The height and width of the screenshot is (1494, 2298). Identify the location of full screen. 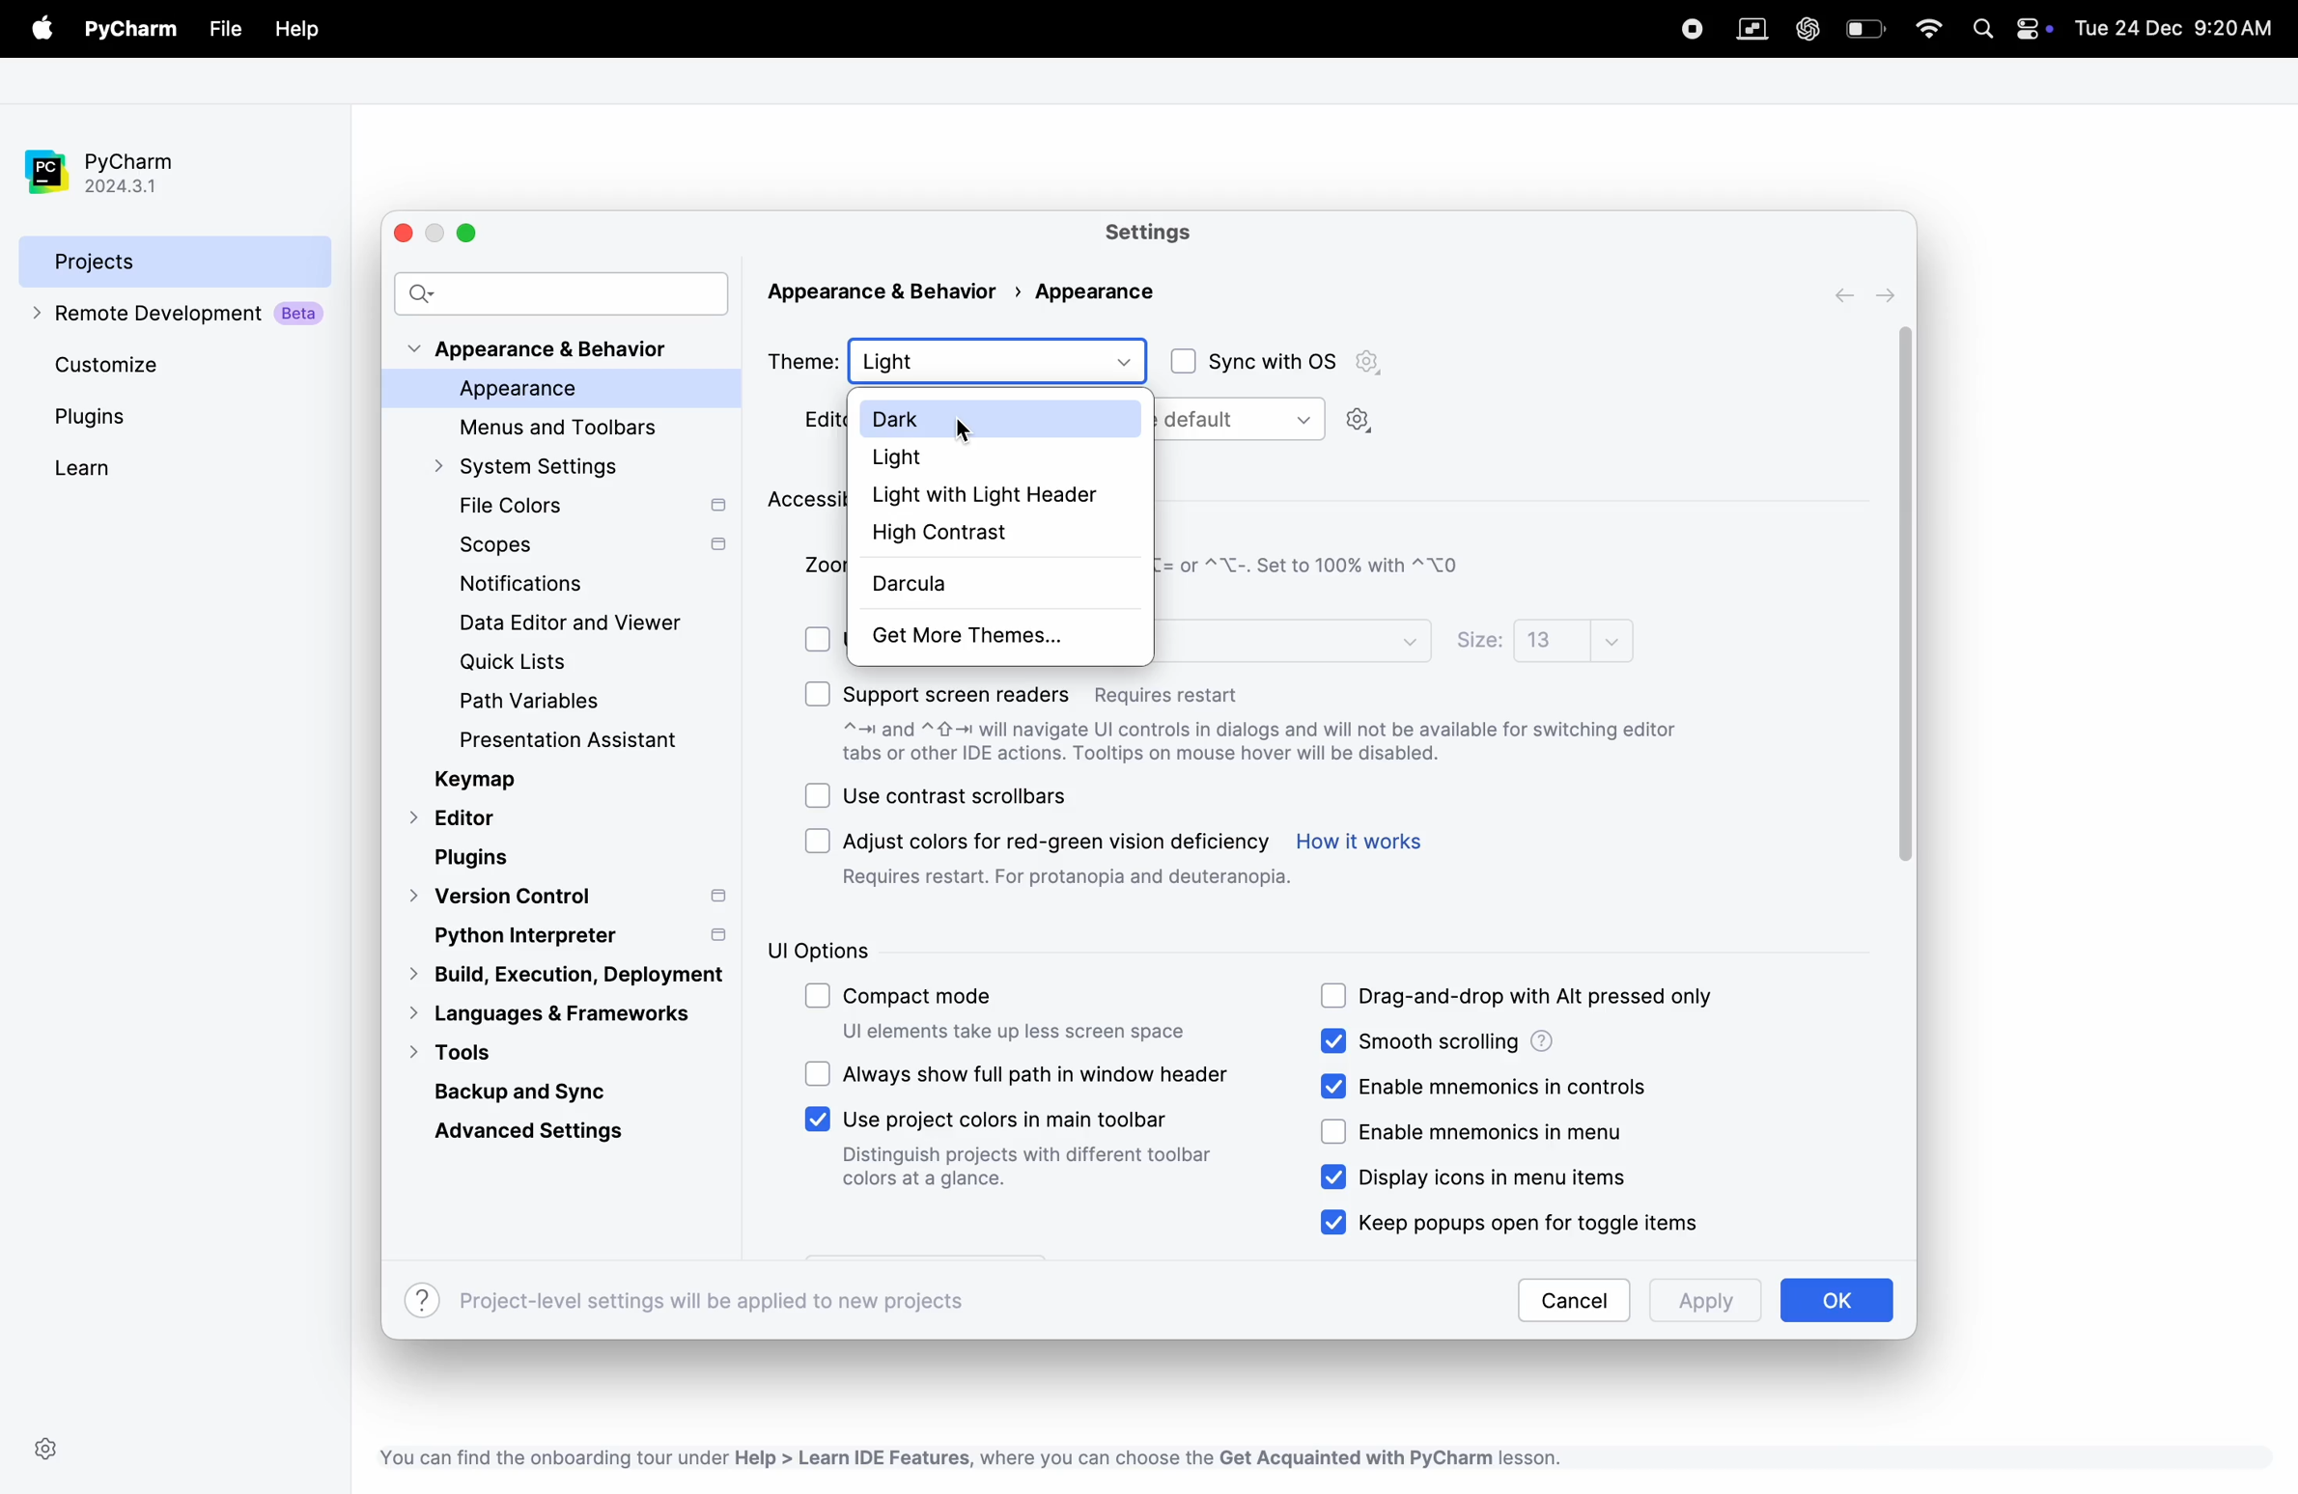
(466, 234).